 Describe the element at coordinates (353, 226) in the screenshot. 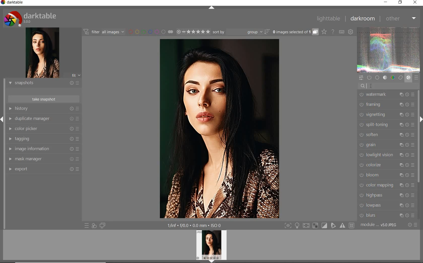

I see `sign ` at that location.